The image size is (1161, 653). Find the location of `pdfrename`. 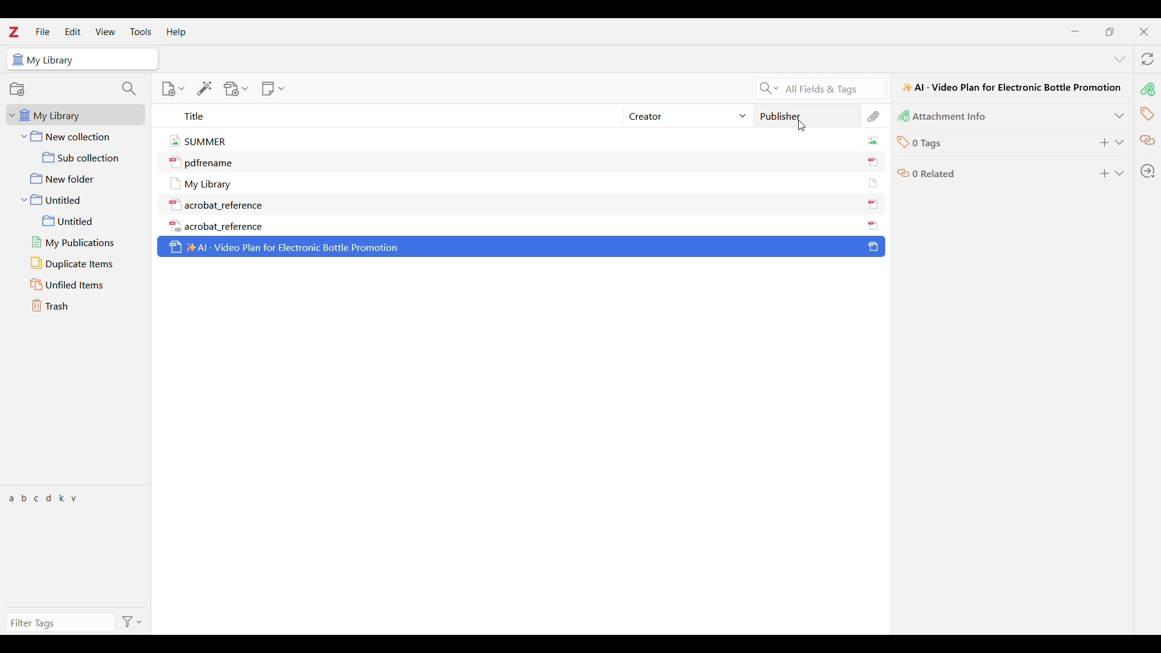

pdfrename is located at coordinates (203, 162).